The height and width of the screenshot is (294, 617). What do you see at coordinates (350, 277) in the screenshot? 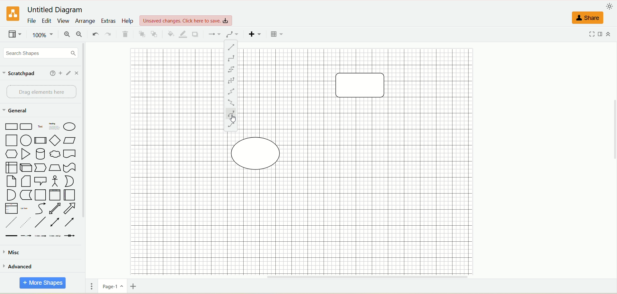
I see `horizontal scroll bar` at bounding box center [350, 277].